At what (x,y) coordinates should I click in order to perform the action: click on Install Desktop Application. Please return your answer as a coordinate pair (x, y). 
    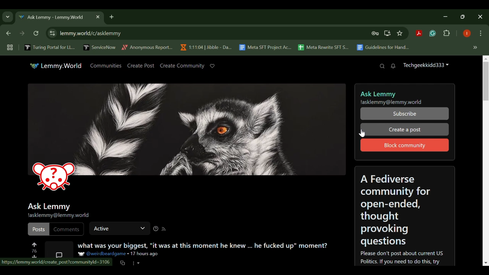
    Looking at the image, I should click on (387, 33).